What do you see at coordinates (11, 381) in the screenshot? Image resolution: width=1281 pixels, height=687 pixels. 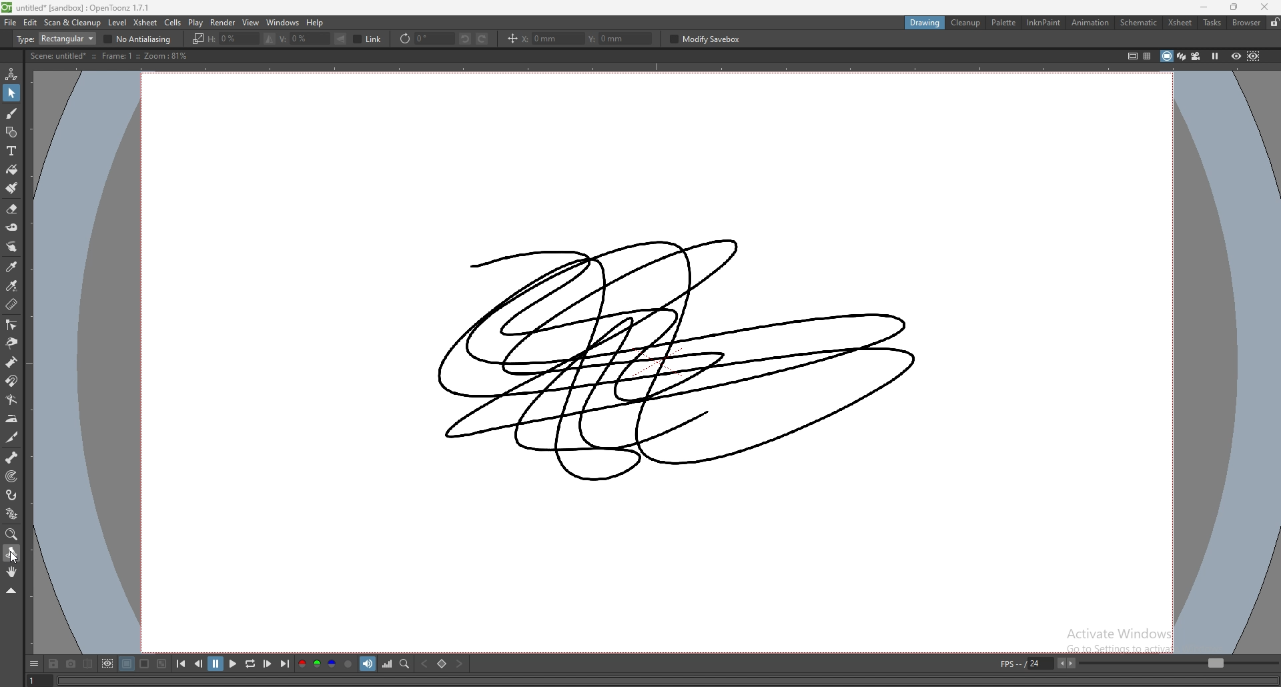 I see `magnet` at bounding box center [11, 381].